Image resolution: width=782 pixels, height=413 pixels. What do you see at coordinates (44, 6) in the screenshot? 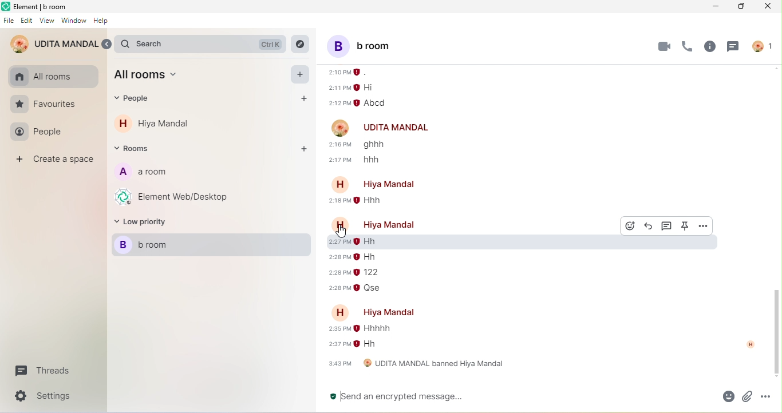
I see `element b room` at bounding box center [44, 6].